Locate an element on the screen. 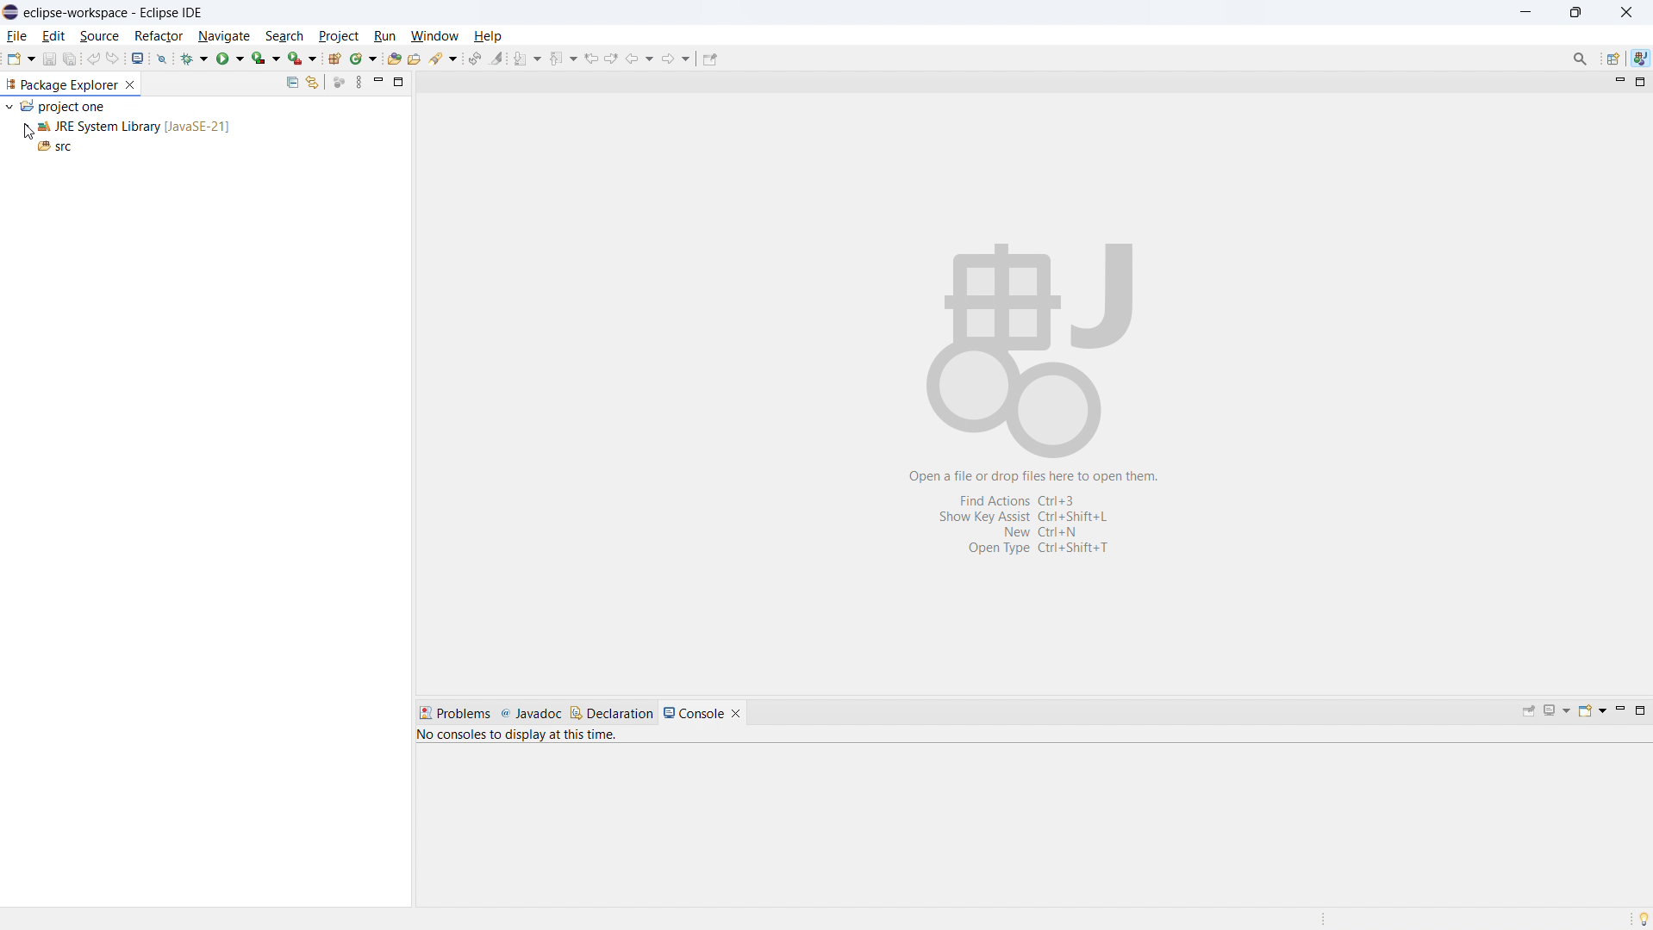 This screenshot has width=1653, height=930. pin console is located at coordinates (1529, 711).